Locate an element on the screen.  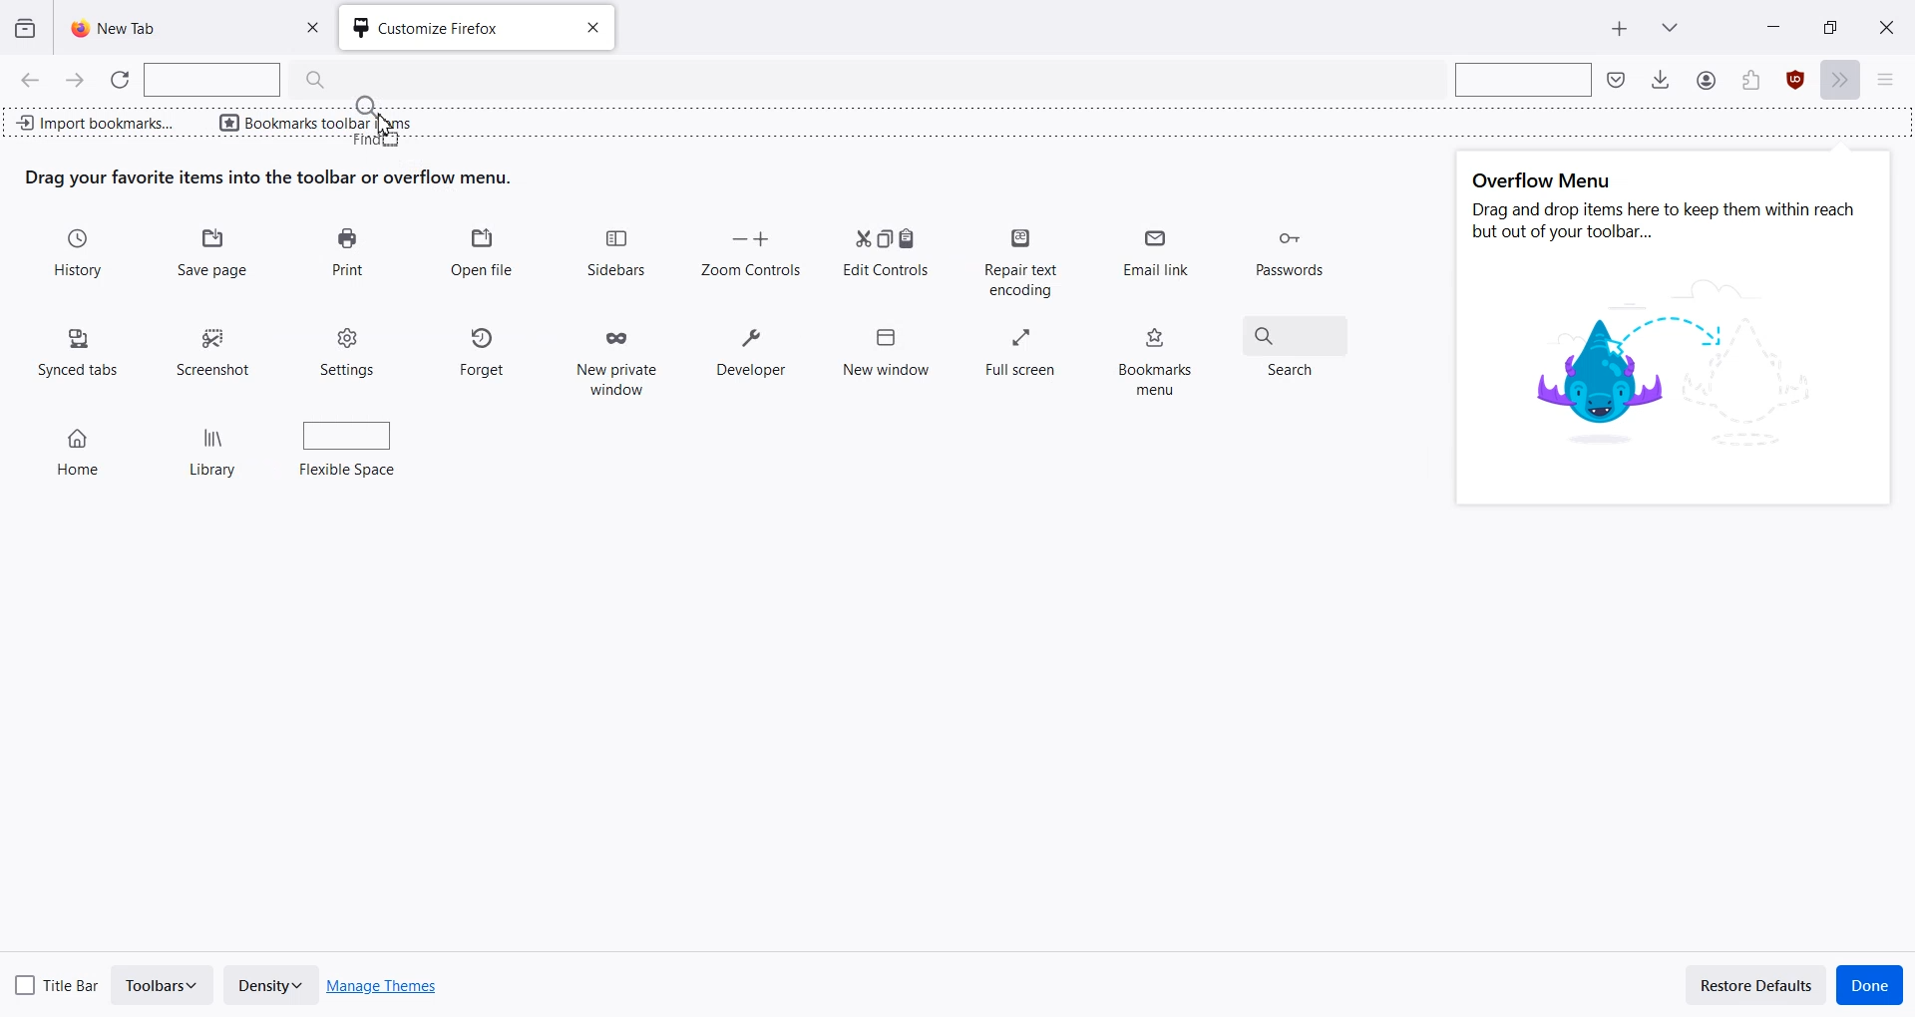
Search is located at coordinates (1298, 343).